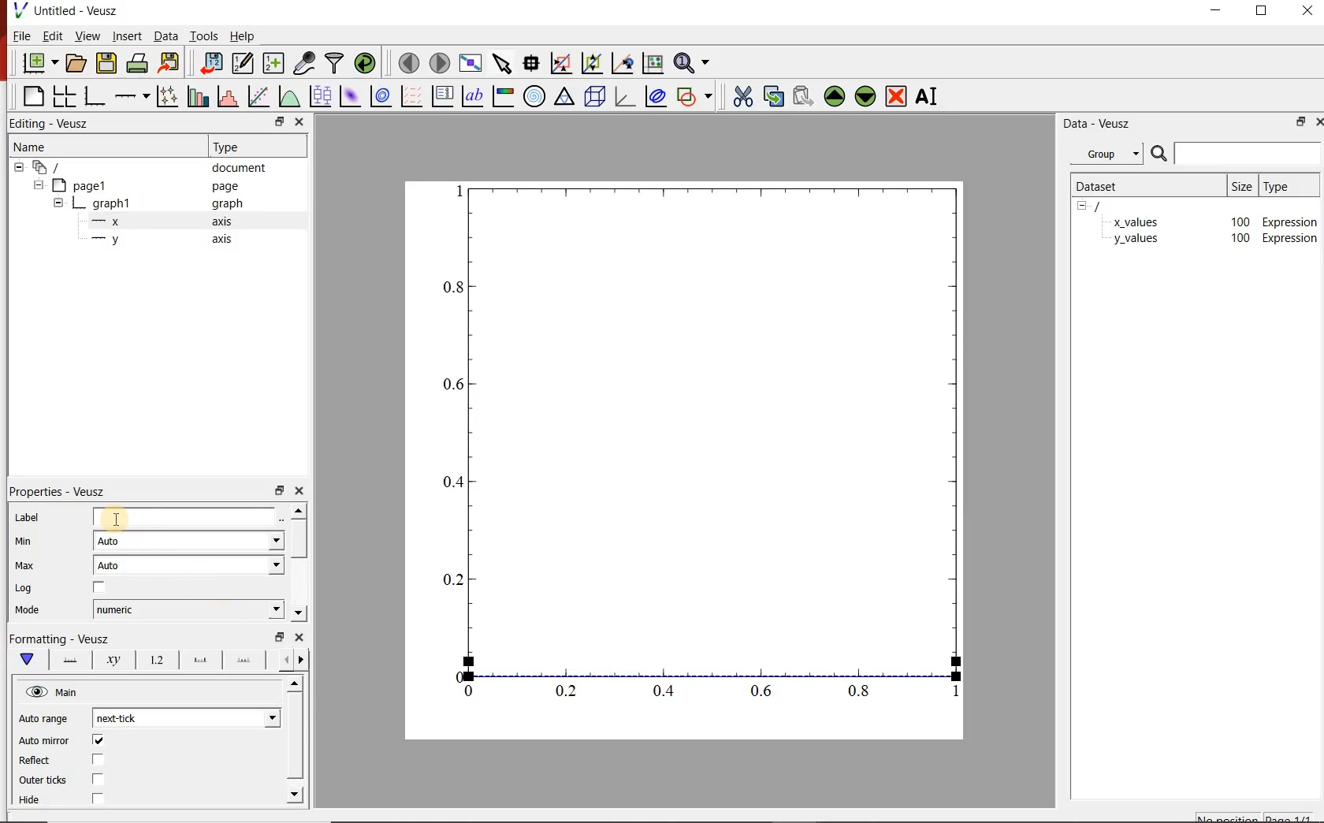 Image resolution: width=1324 pixels, height=823 pixels. Describe the element at coordinates (1291, 220) in the screenshot. I see `Expression` at that location.